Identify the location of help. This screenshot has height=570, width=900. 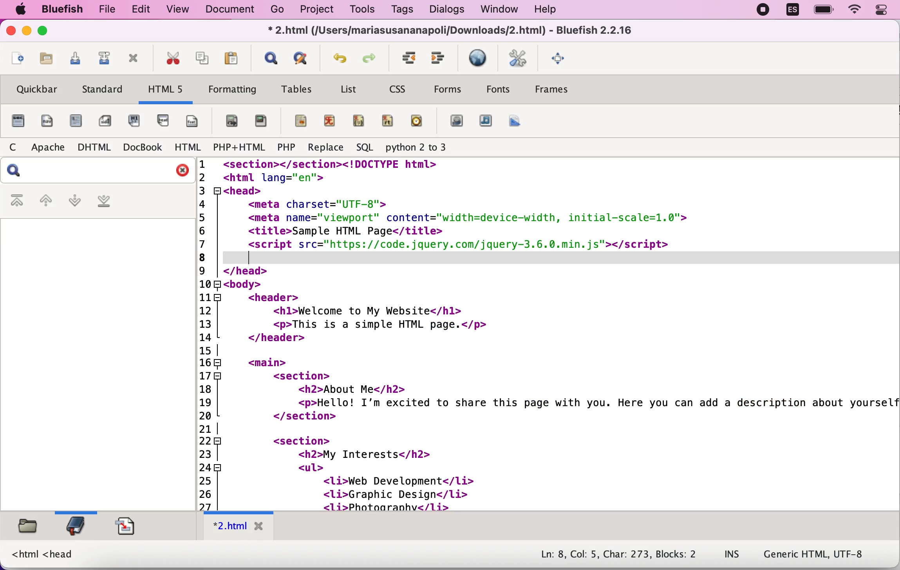
(559, 9).